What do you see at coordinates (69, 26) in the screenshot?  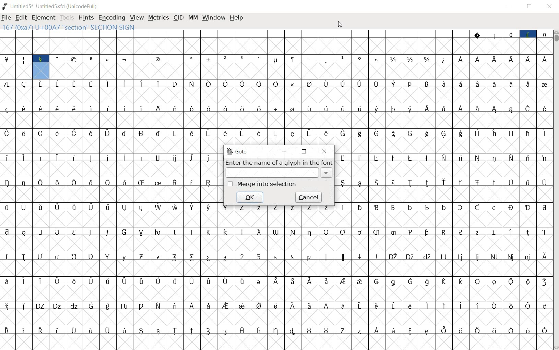 I see `(0Xa7) U+00A7 "SECTION" SECTION SIGN` at bounding box center [69, 26].